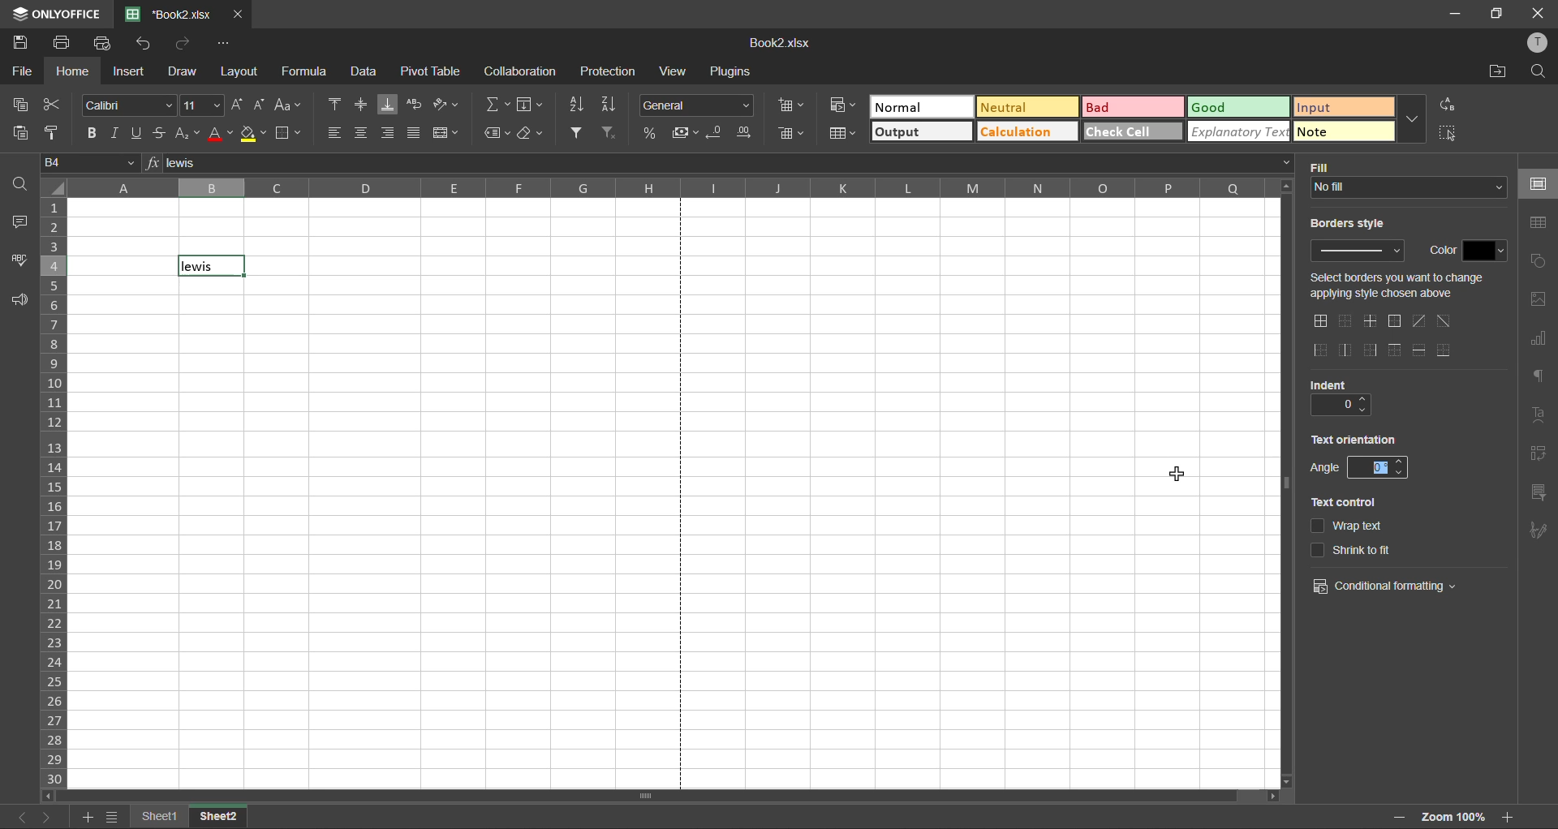 The width and height of the screenshot is (1558, 829). What do you see at coordinates (413, 133) in the screenshot?
I see `justified` at bounding box center [413, 133].